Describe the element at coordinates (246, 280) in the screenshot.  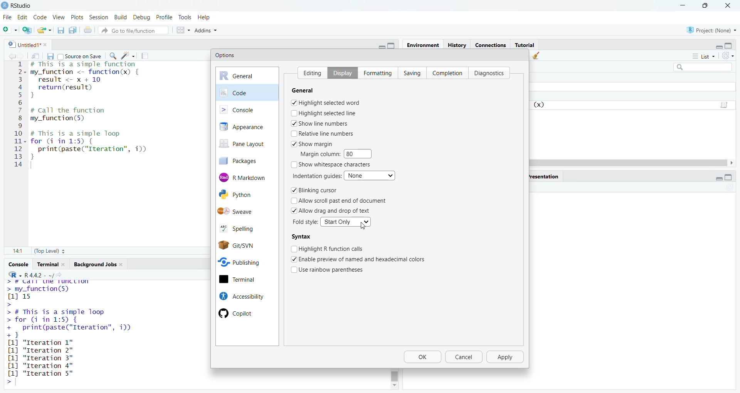
I see `terminal` at that location.